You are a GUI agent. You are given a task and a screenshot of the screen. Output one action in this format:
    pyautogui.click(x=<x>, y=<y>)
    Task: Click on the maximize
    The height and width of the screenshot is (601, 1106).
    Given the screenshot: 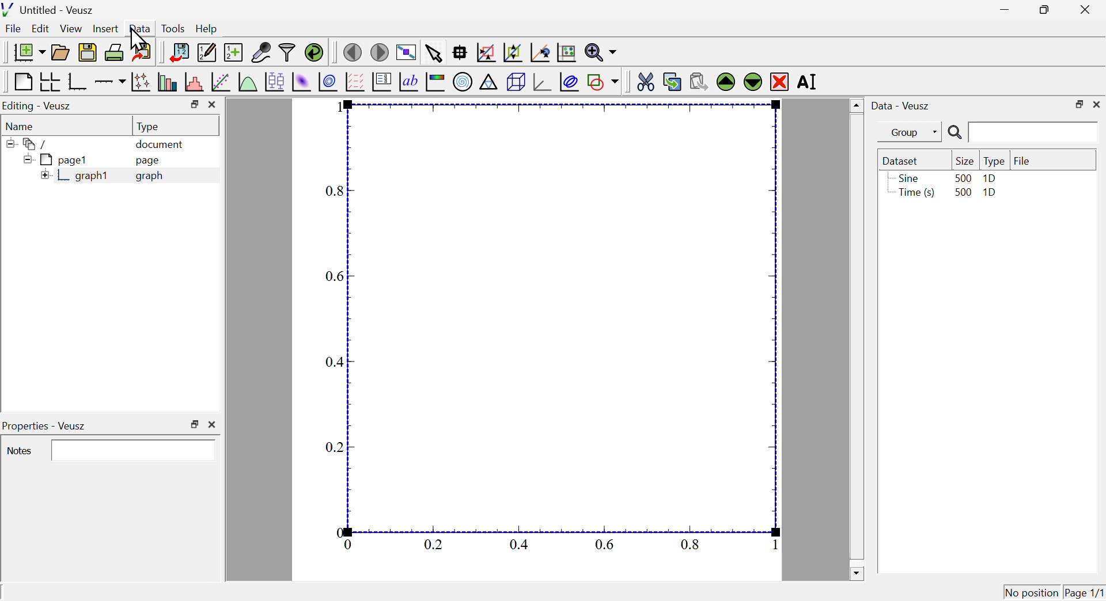 What is the action you would take?
    pyautogui.click(x=1077, y=104)
    